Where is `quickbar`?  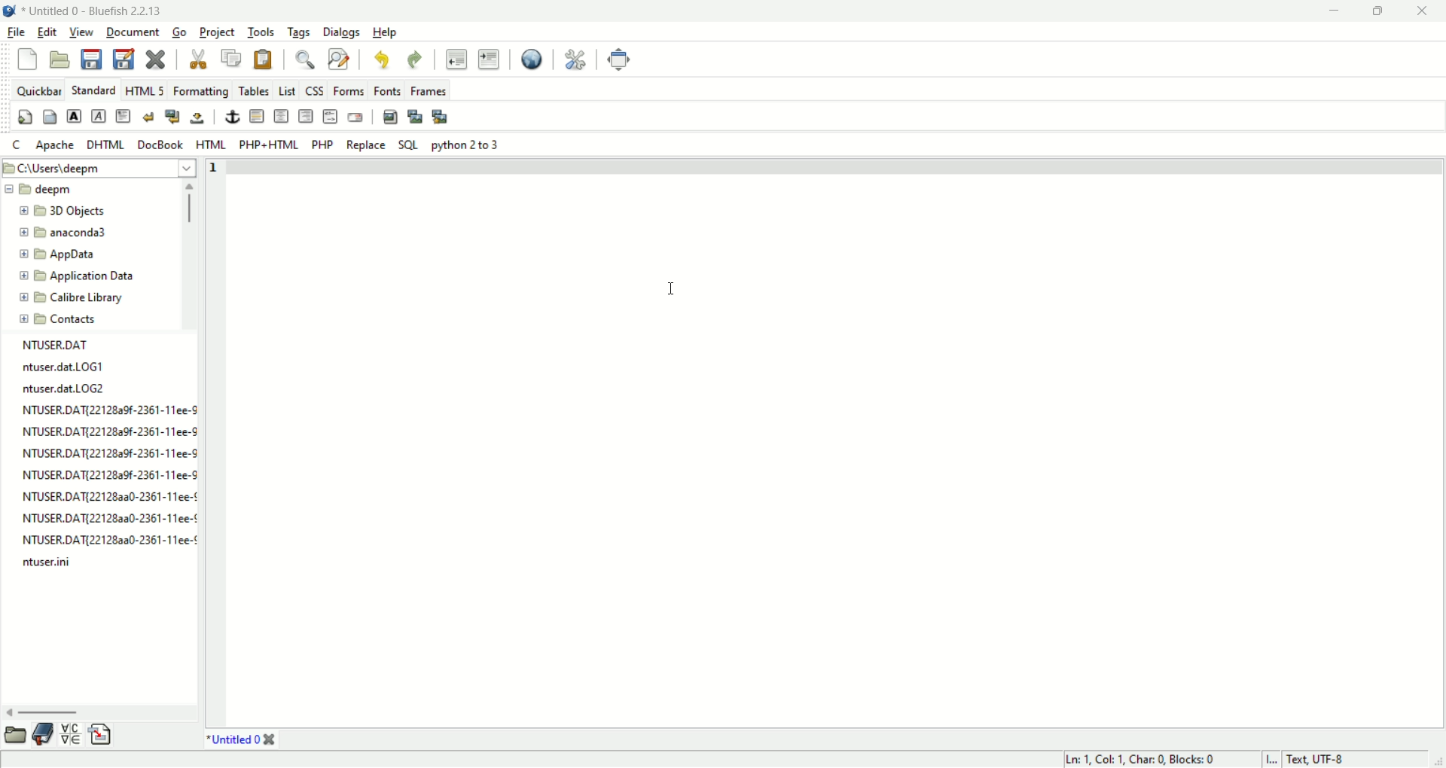 quickbar is located at coordinates (38, 90).